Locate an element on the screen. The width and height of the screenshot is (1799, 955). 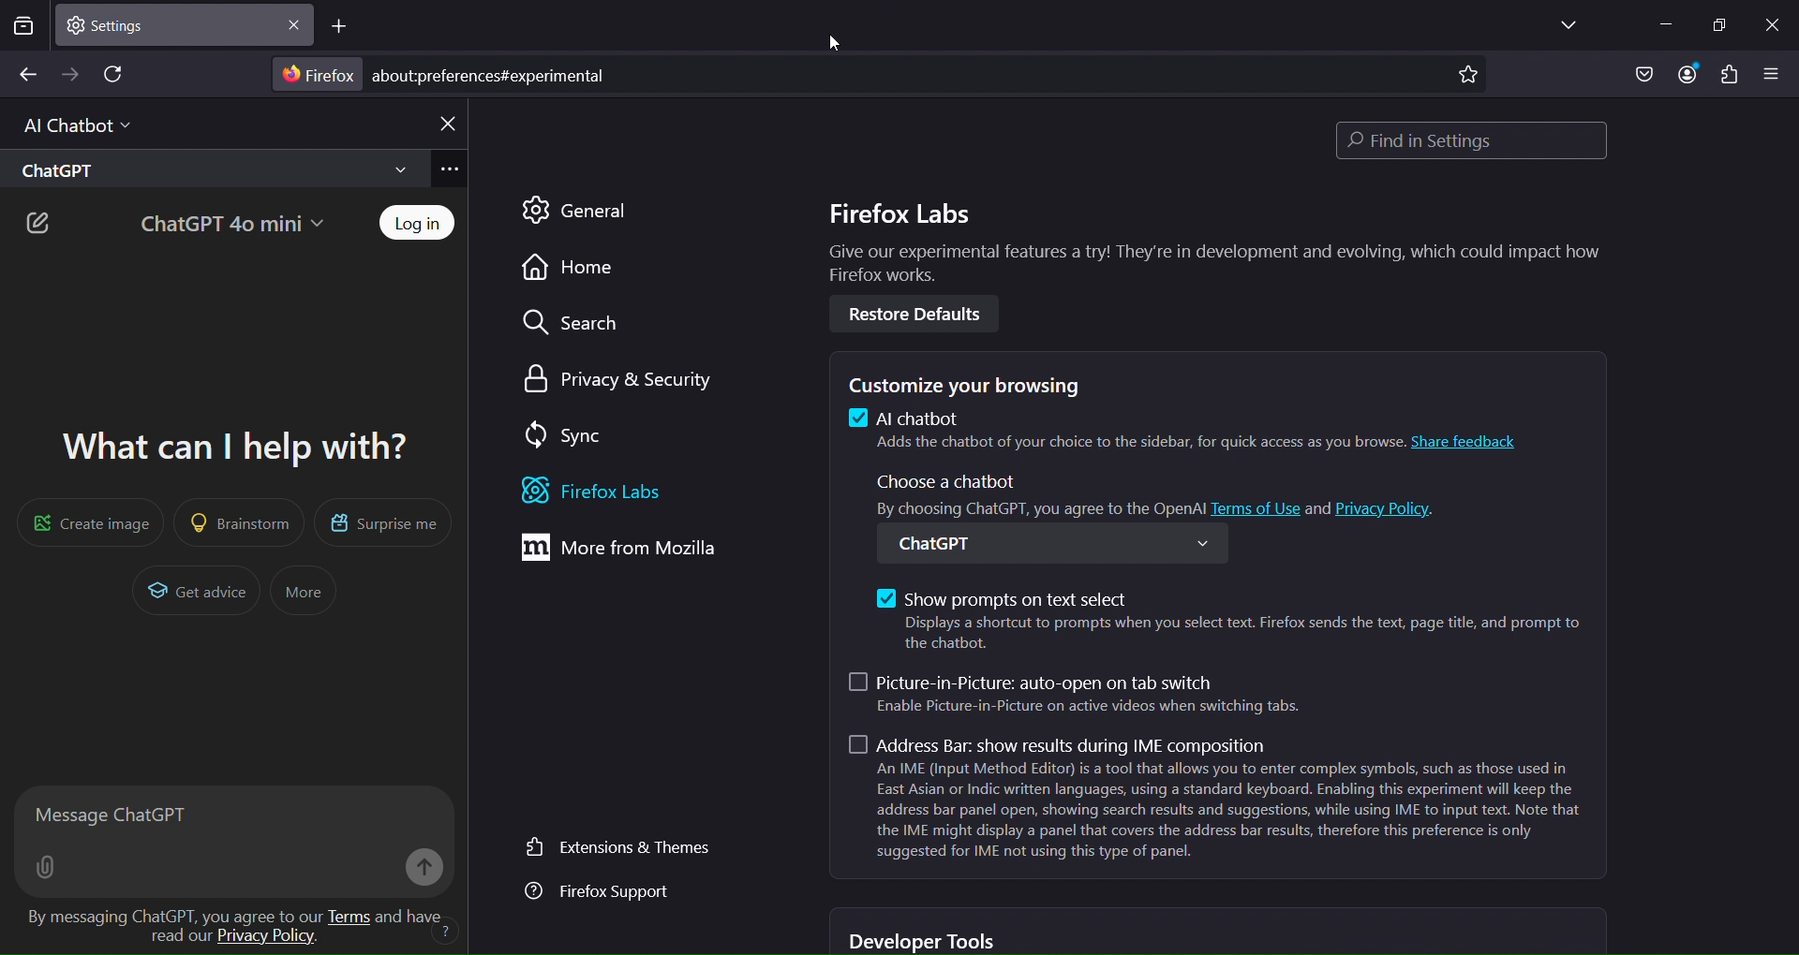
privacy policy is located at coordinates (268, 941).